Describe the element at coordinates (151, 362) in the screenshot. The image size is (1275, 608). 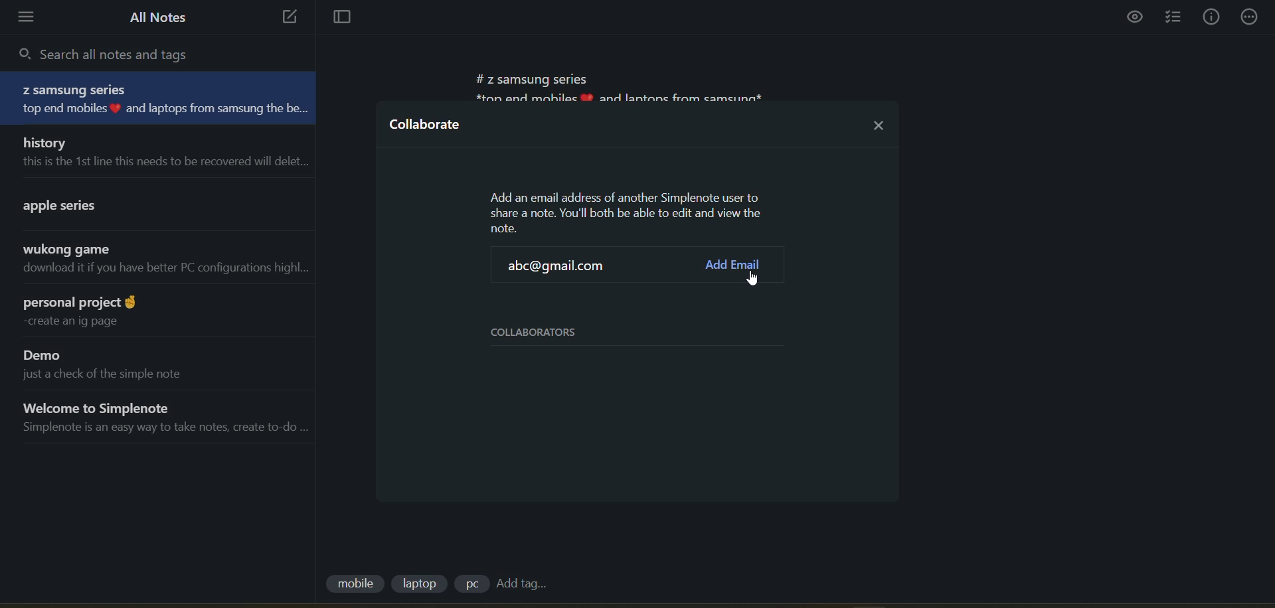
I see `note title and preview` at that location.